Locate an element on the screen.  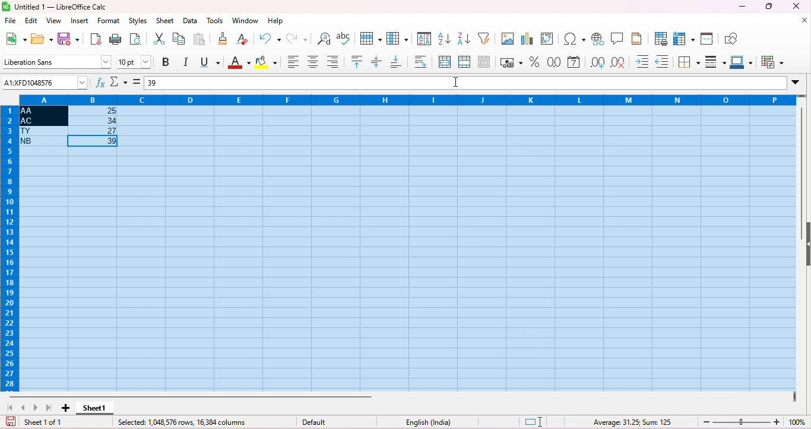
font color is located at coordinates (237, 63).